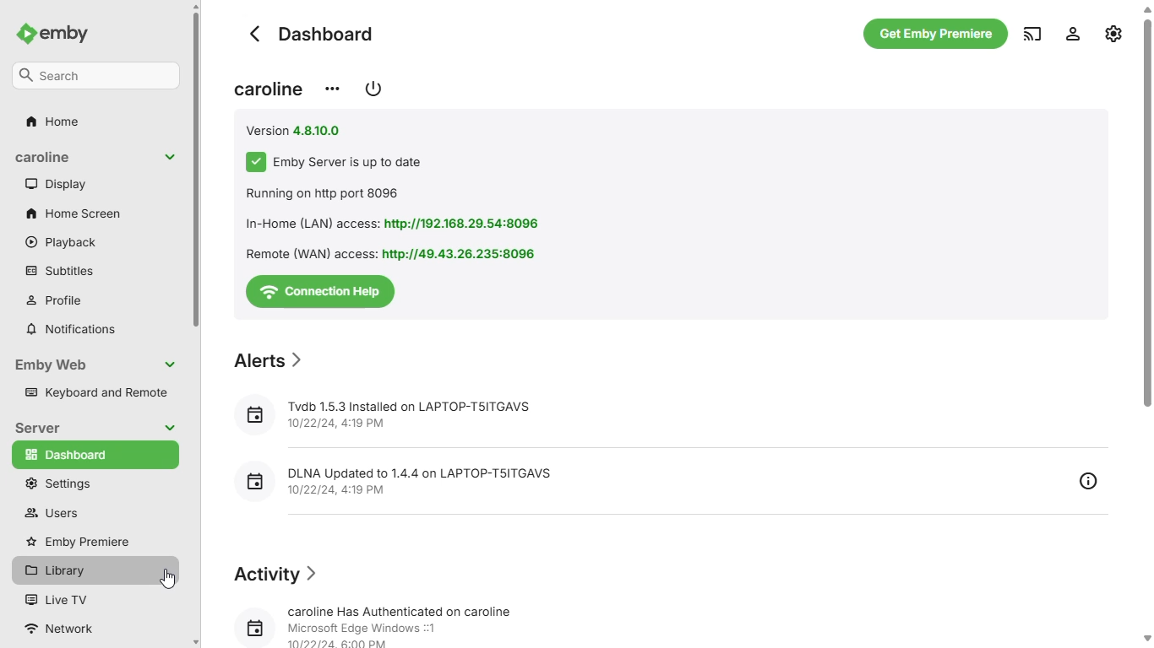 The width and height of the screenshot is (1154, 648). Describe the element at coordinates (58, 270) in the screenshot. I see `subtitles` at that location.